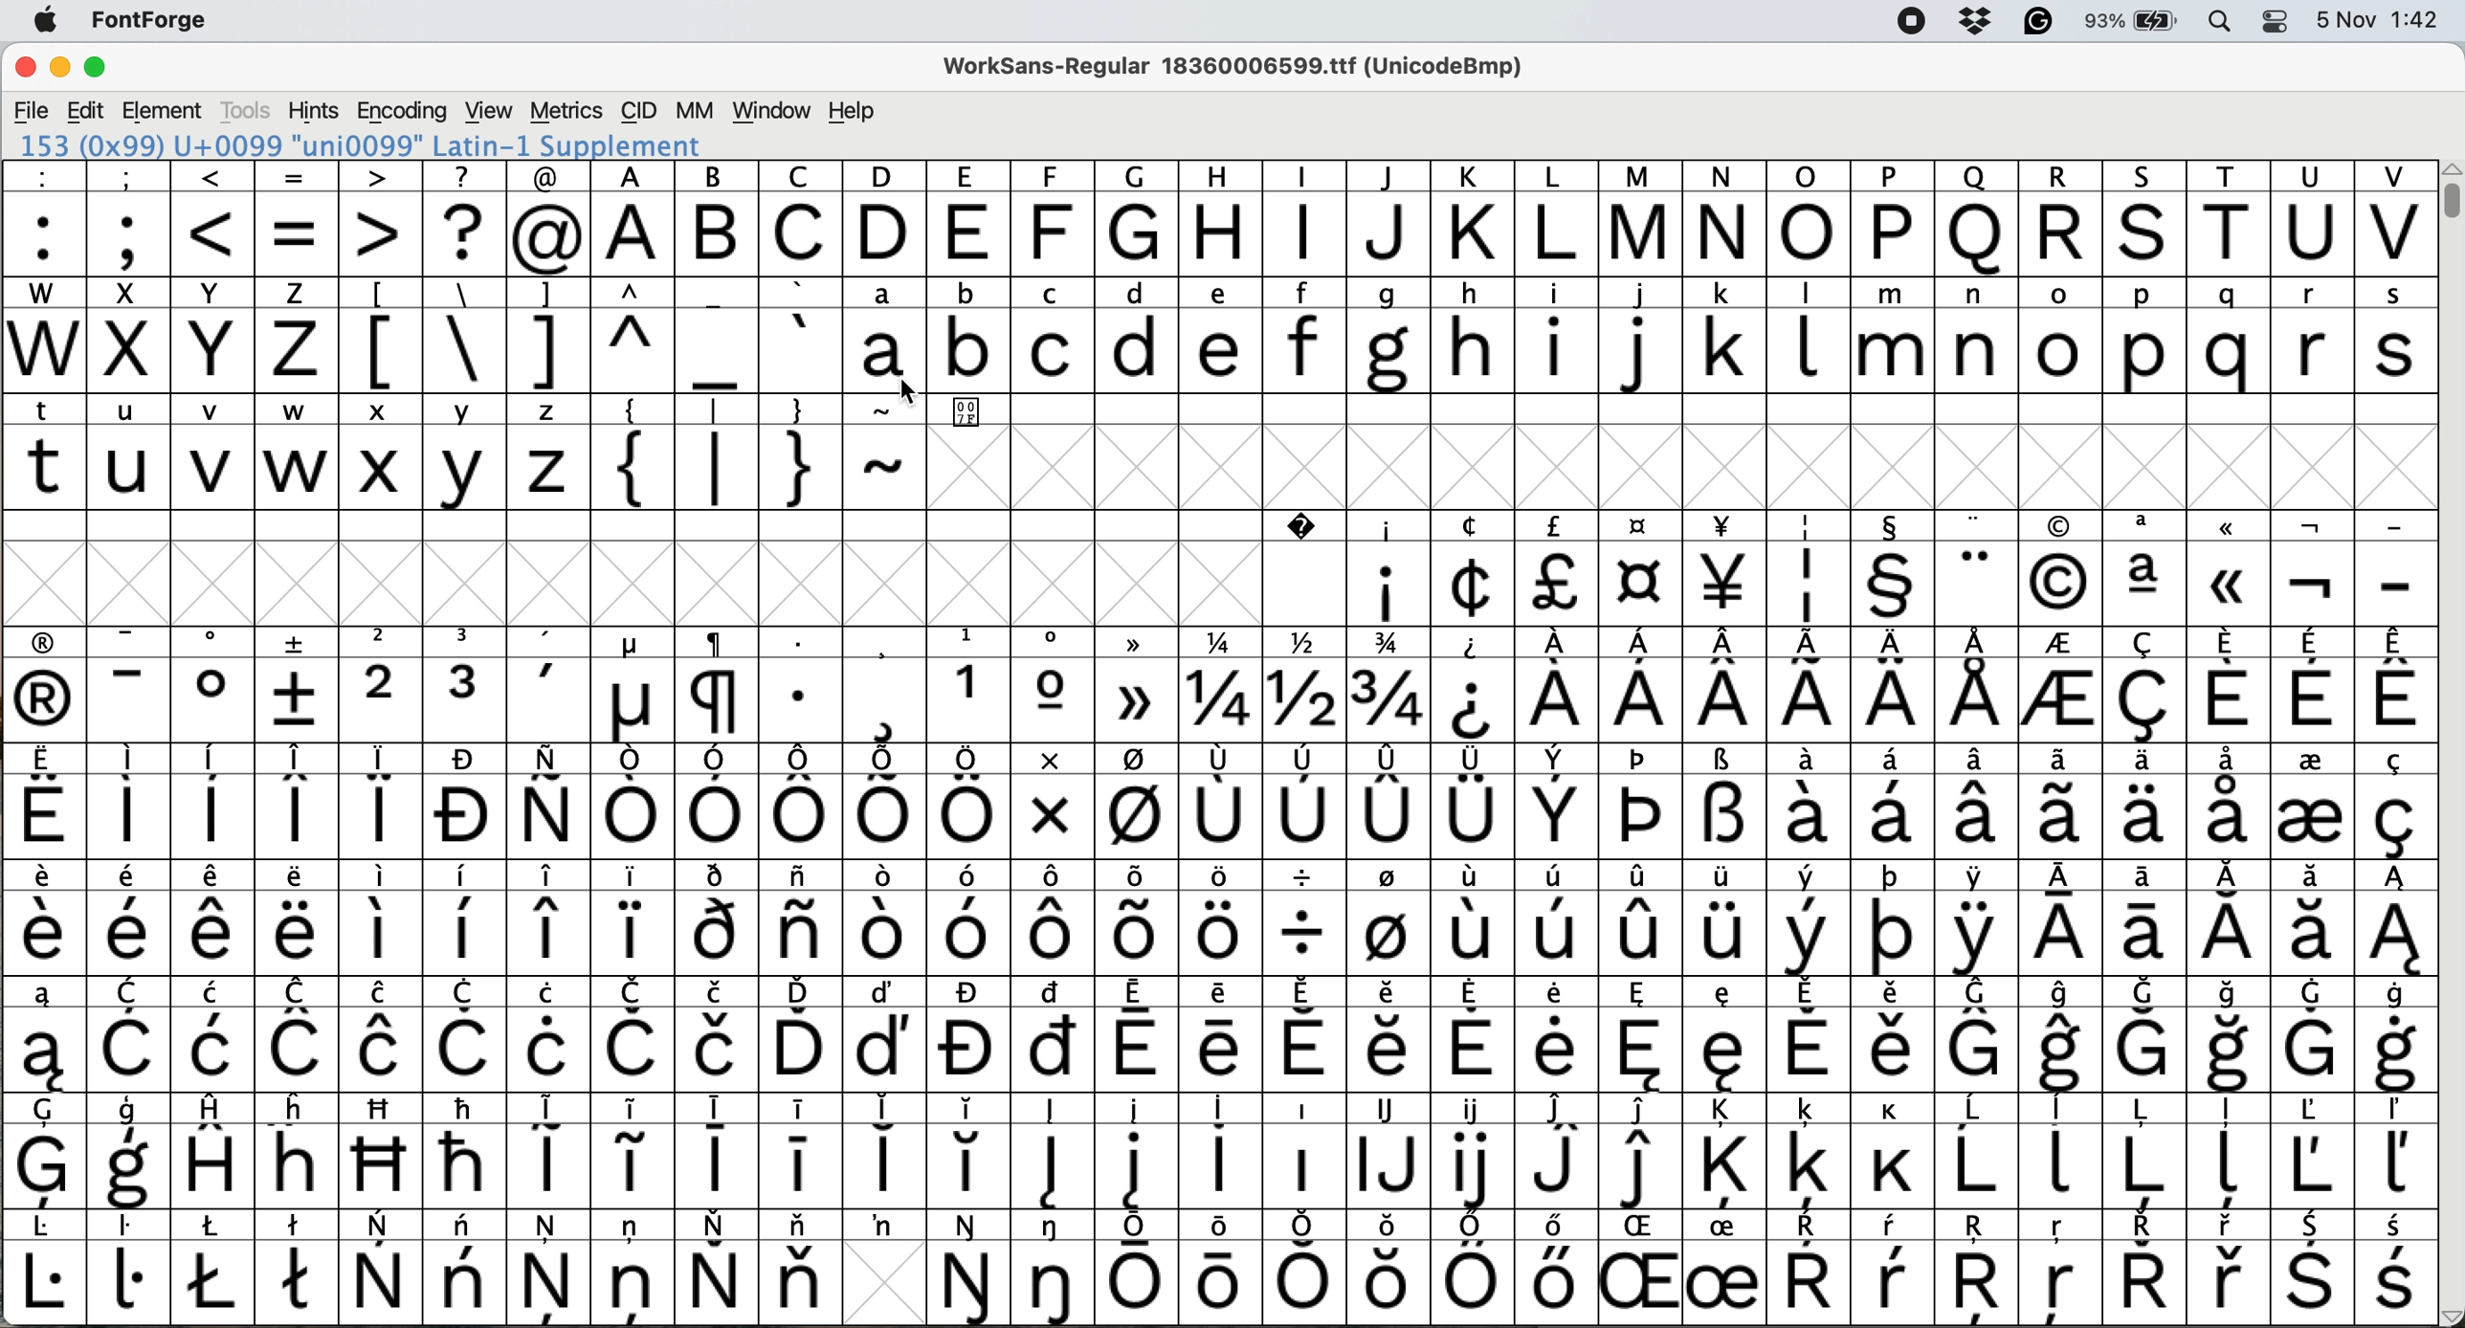 This screenshot has height=1328, width=2465. What do you see at coordinates (1388, 919) in the screenshot?
I see `symbol` at bounding box center [1388, 919].